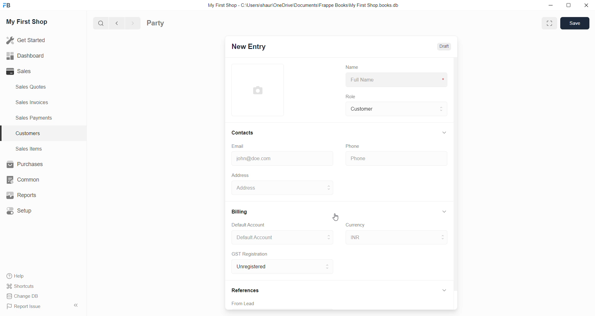 The width and height of the screenshot is (595, 316). I want to click on go back, so click(117, 24).